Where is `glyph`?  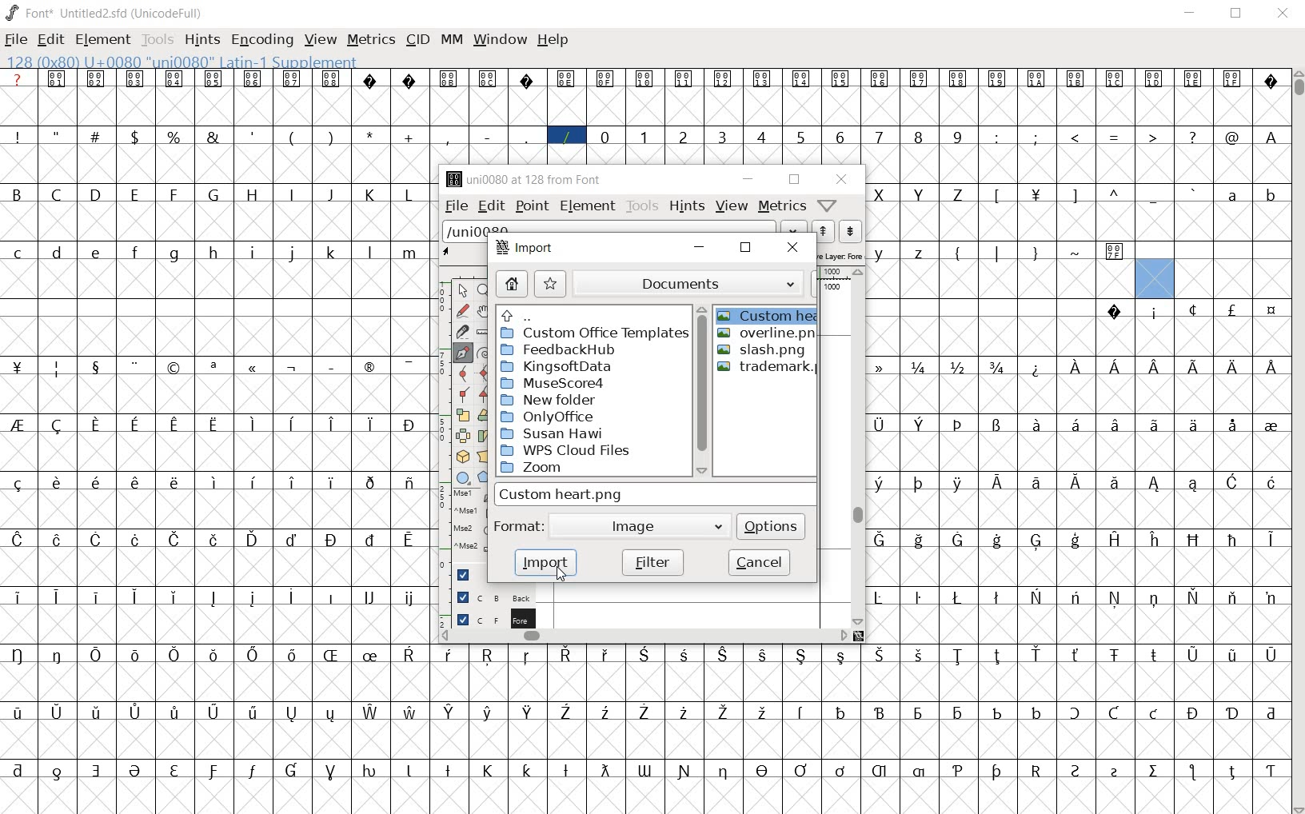 glyph is located at coordinates (956, 195).